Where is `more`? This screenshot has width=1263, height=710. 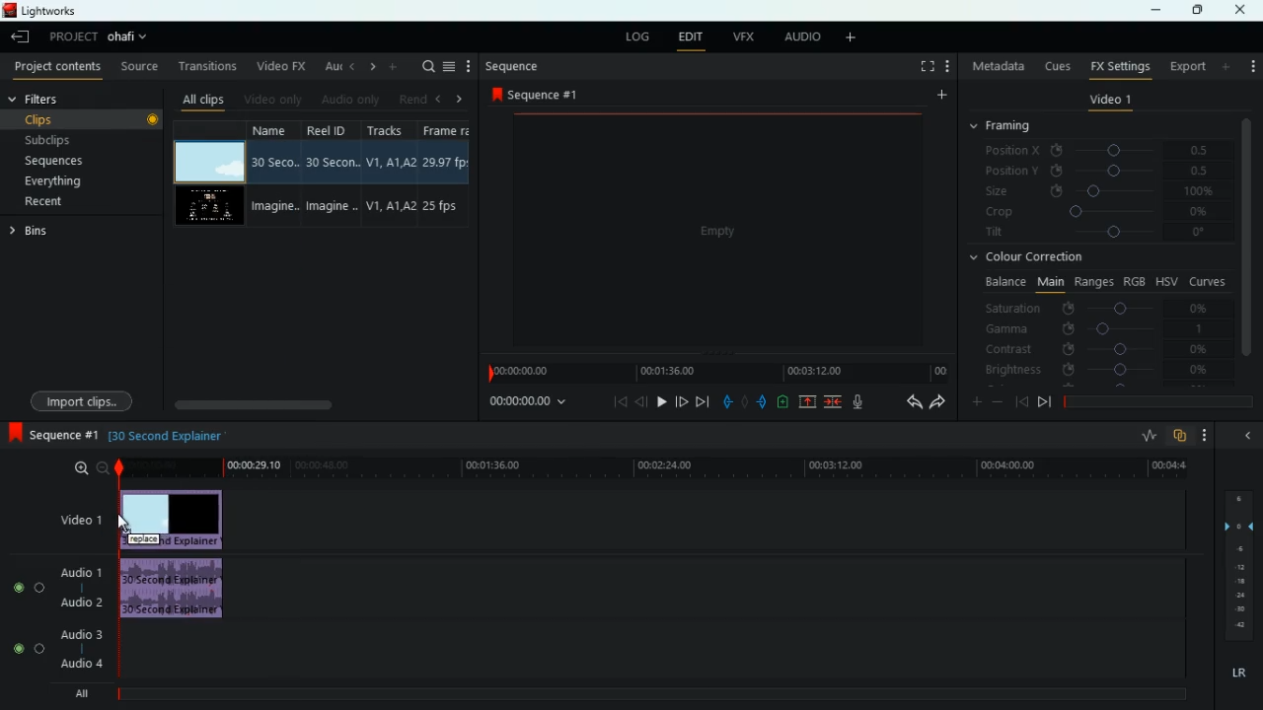
more is located at coordinates (939, 96).